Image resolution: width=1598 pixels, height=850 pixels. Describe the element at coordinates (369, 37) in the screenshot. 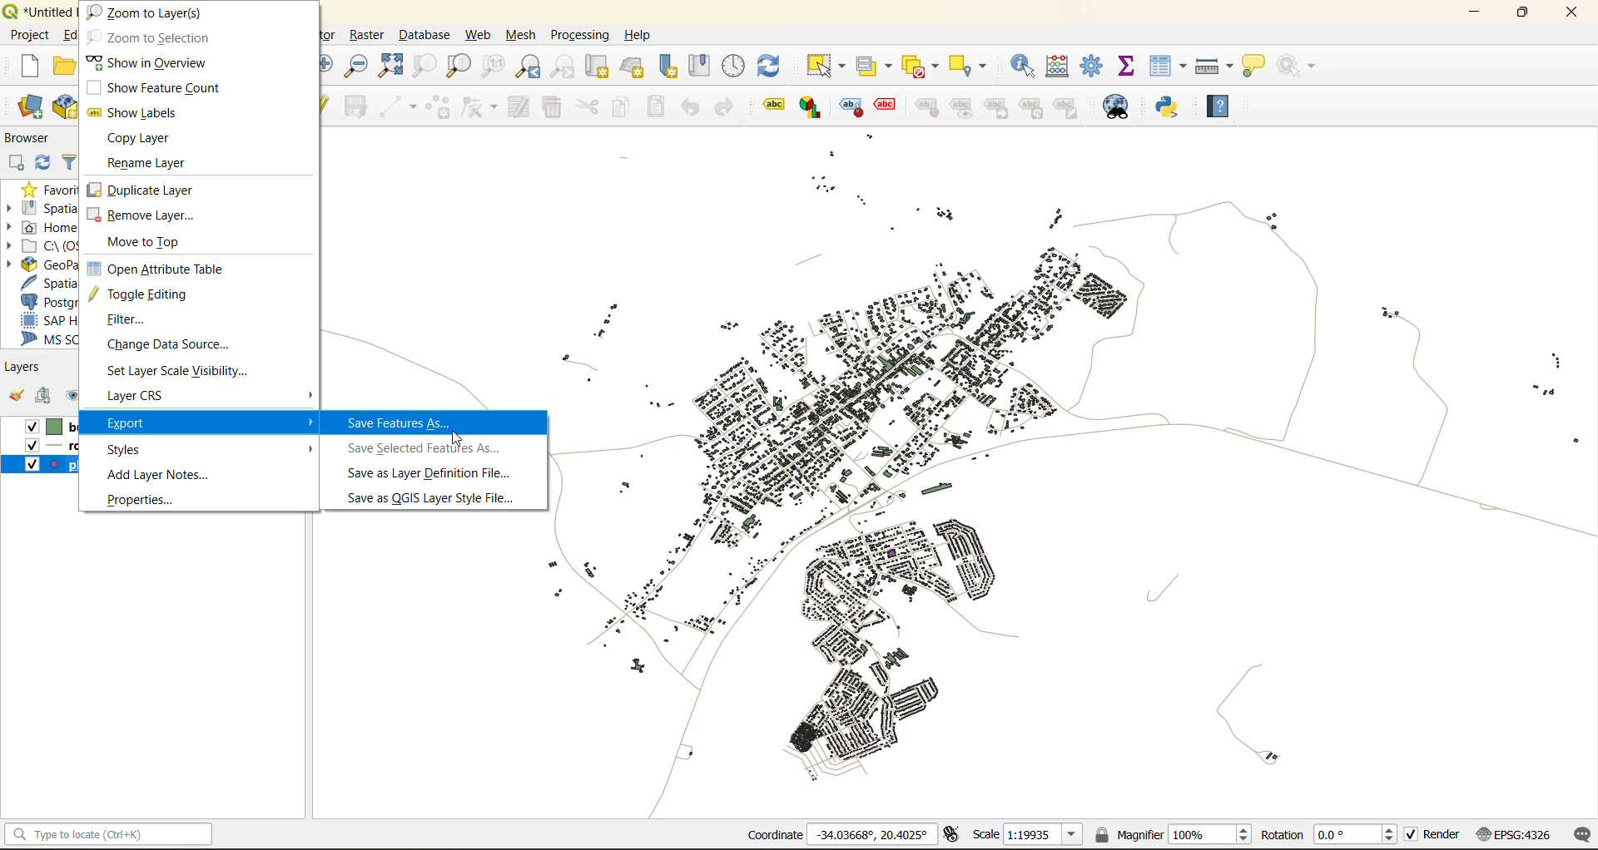

I see `raster` at that location.